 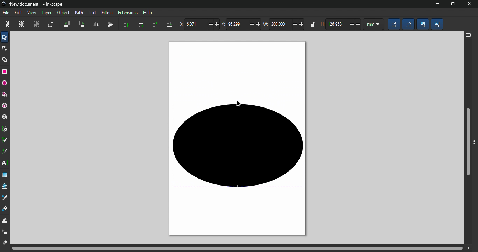 What do you see at coordinates (96, 24) in the screenshot?
I see `Object flip horizontal` at bounding box center [96, 24].